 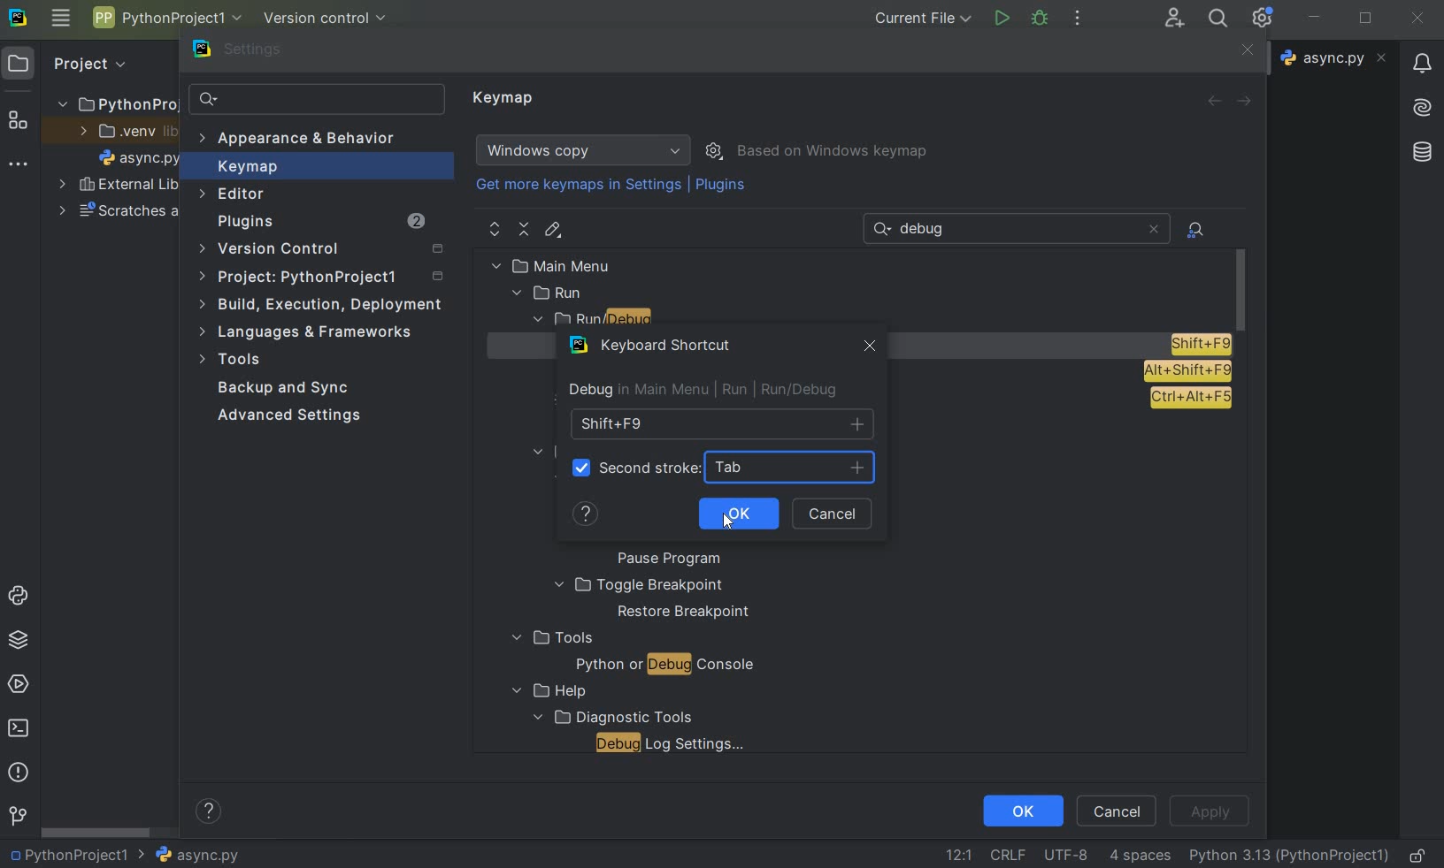 I want to click on diagnostic tools, so click(x=611, y=716).